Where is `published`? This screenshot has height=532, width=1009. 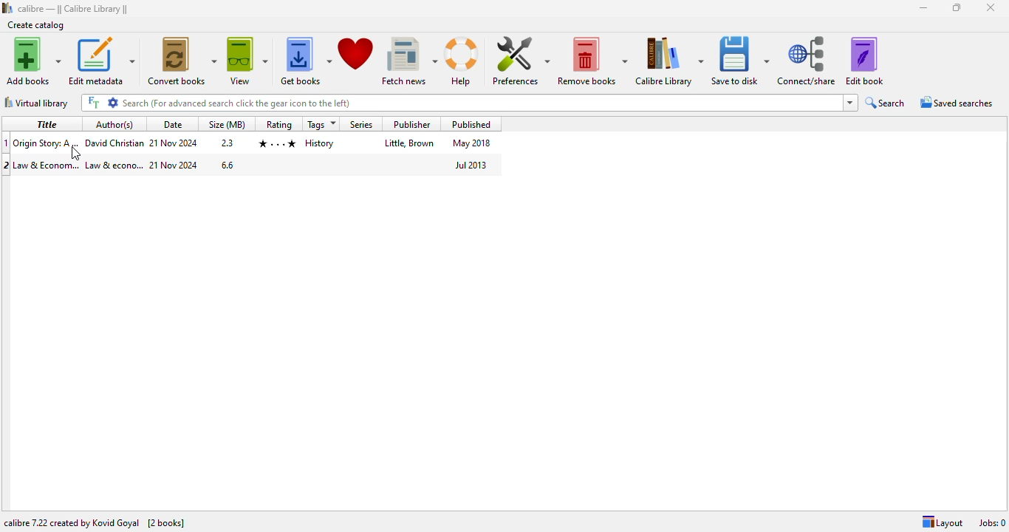 published is located at coordinates (471, 123).